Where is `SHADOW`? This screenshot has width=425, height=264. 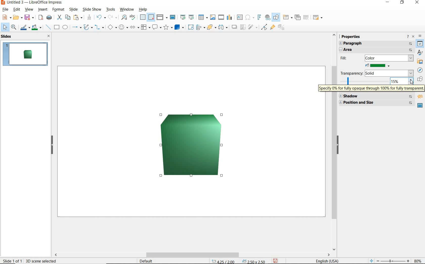 SHADOW is located at coordinates (376, 97).